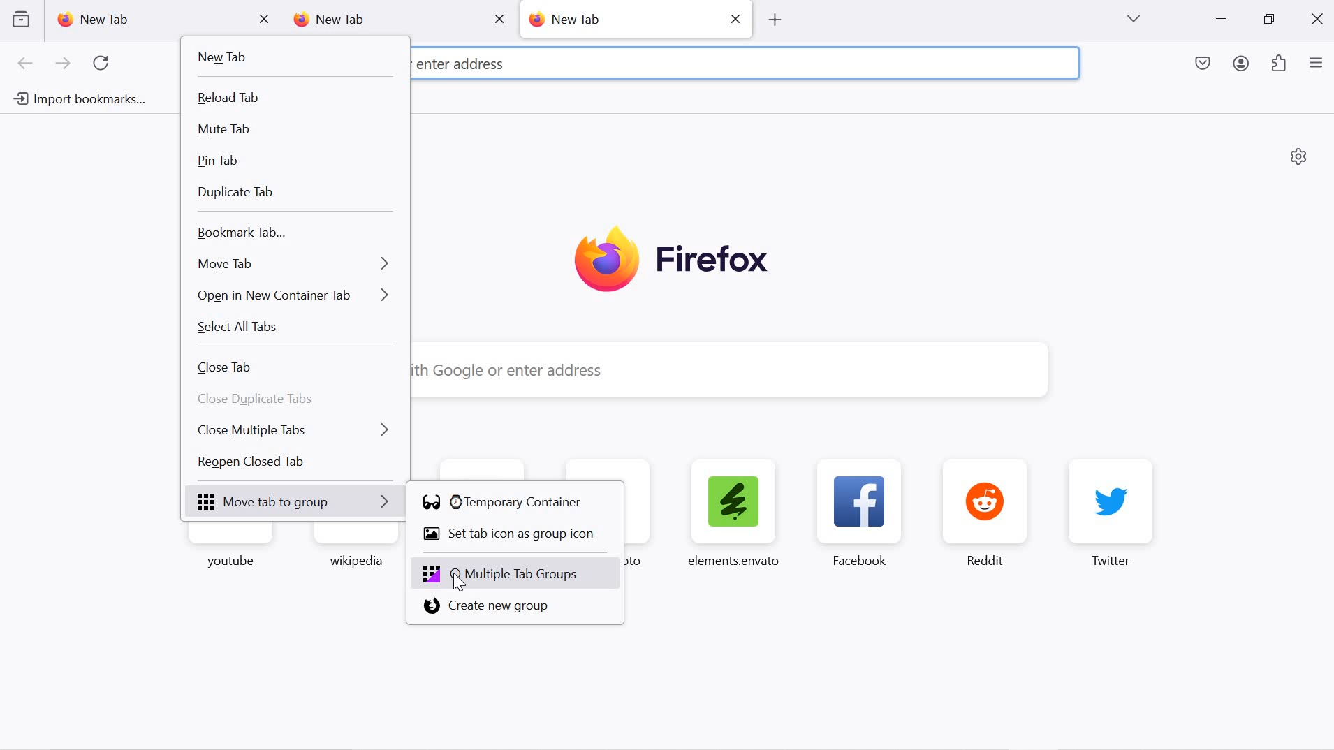 This screenshot has height=750, width=1334. I want to click on list all tabs, so click(1133, 19).